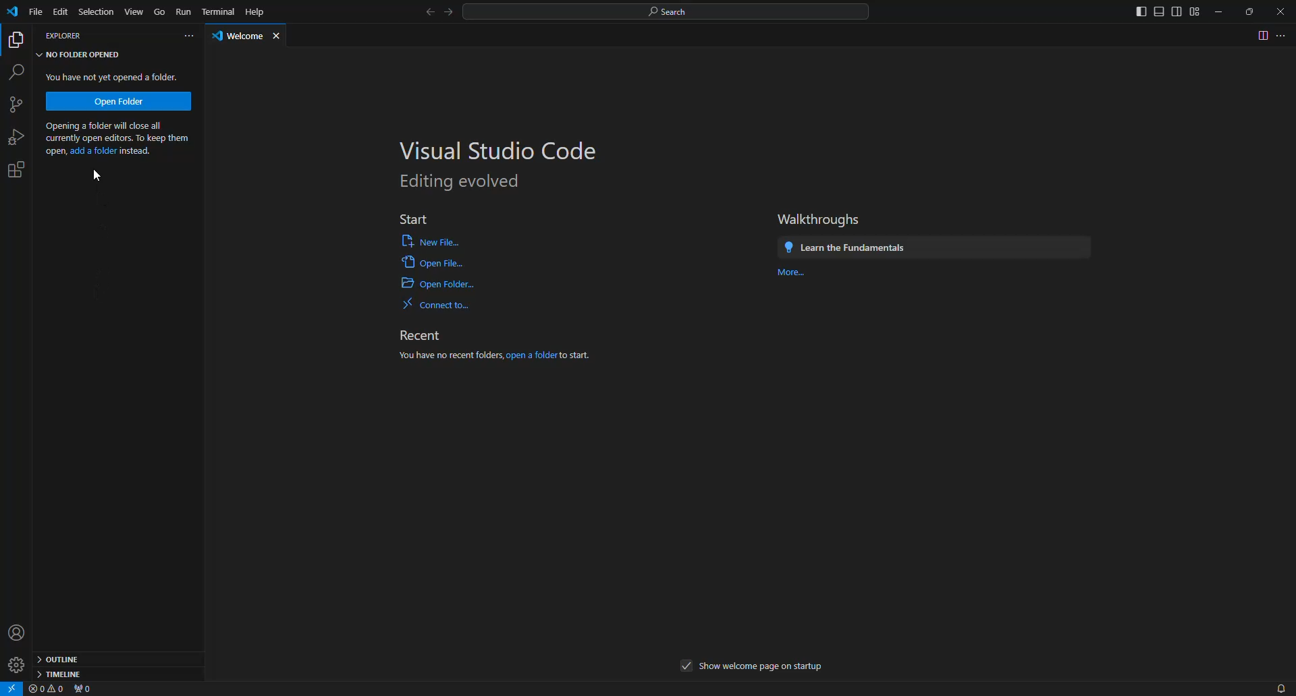 The width and height of the screenshot is (1296, 696). Describe the element at coordinates (1261, 35) in the screenshot. I see `split editor right` at that location.